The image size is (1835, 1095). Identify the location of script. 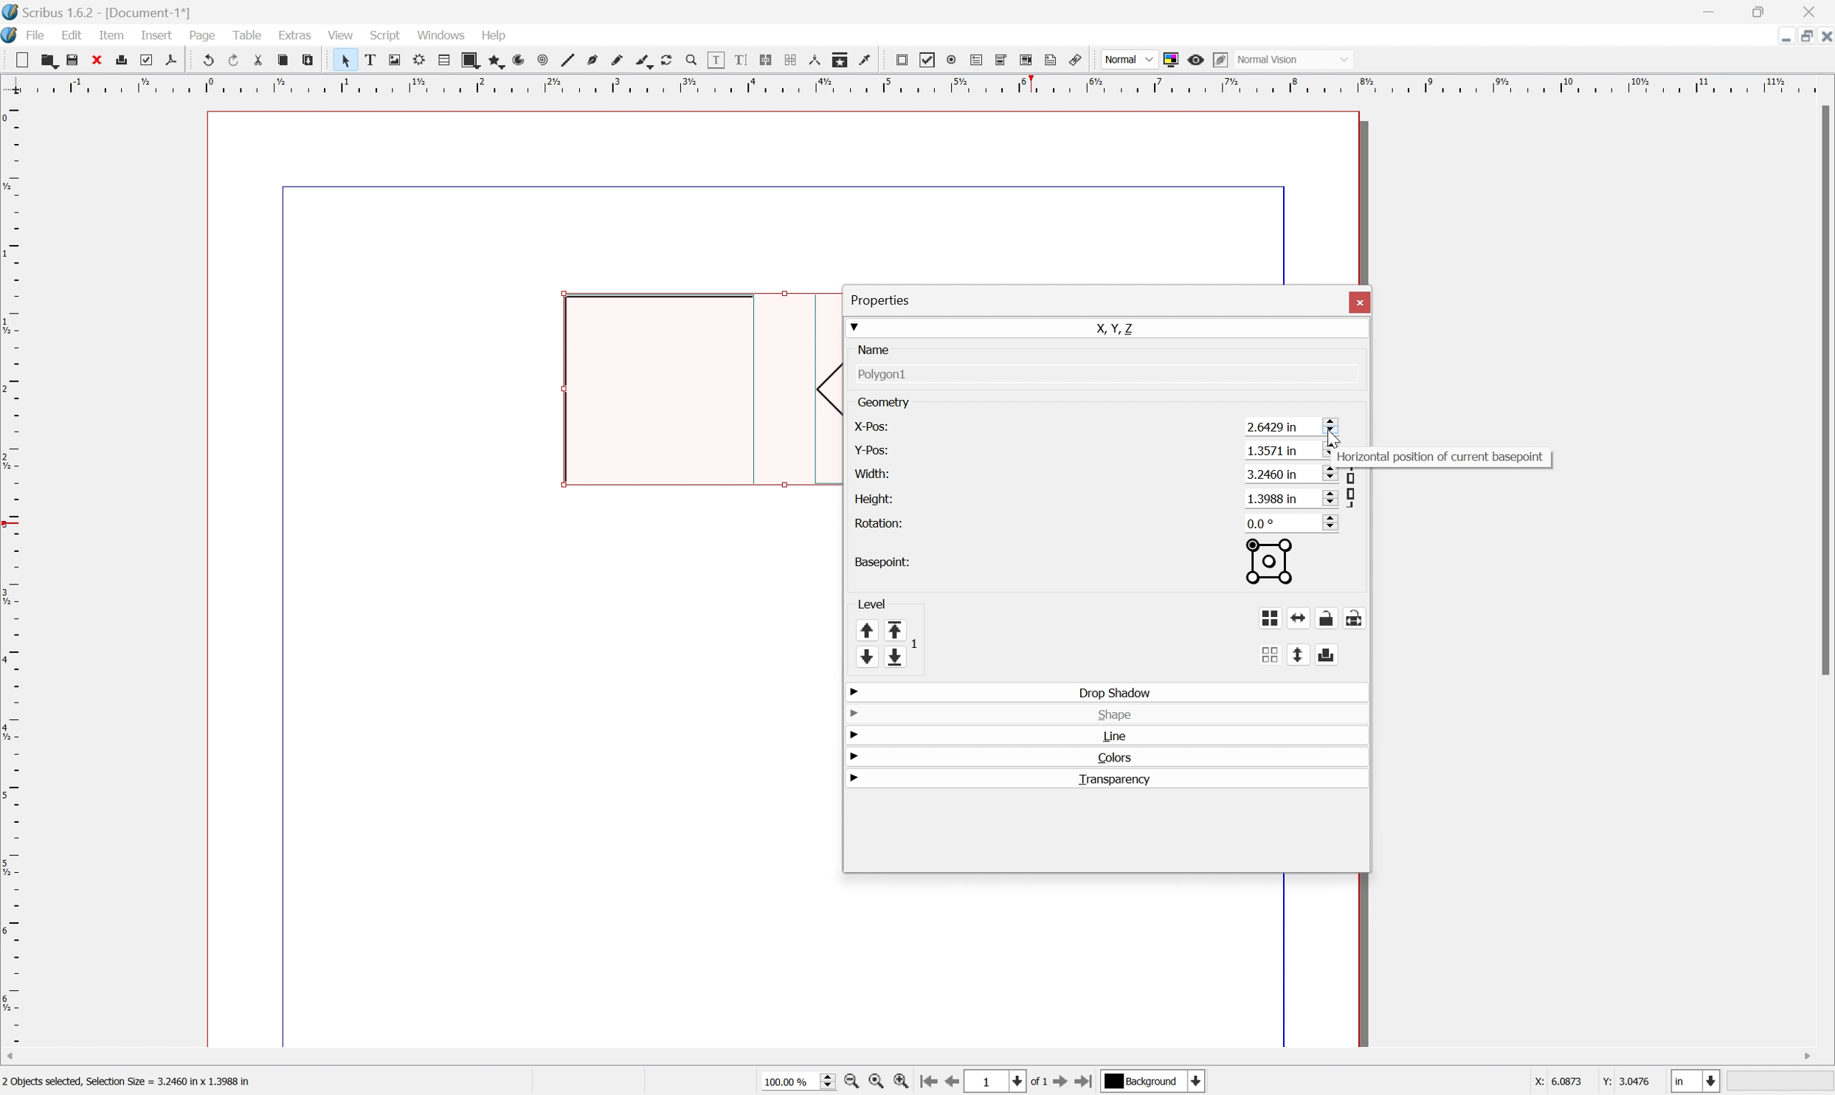
(385, 34).